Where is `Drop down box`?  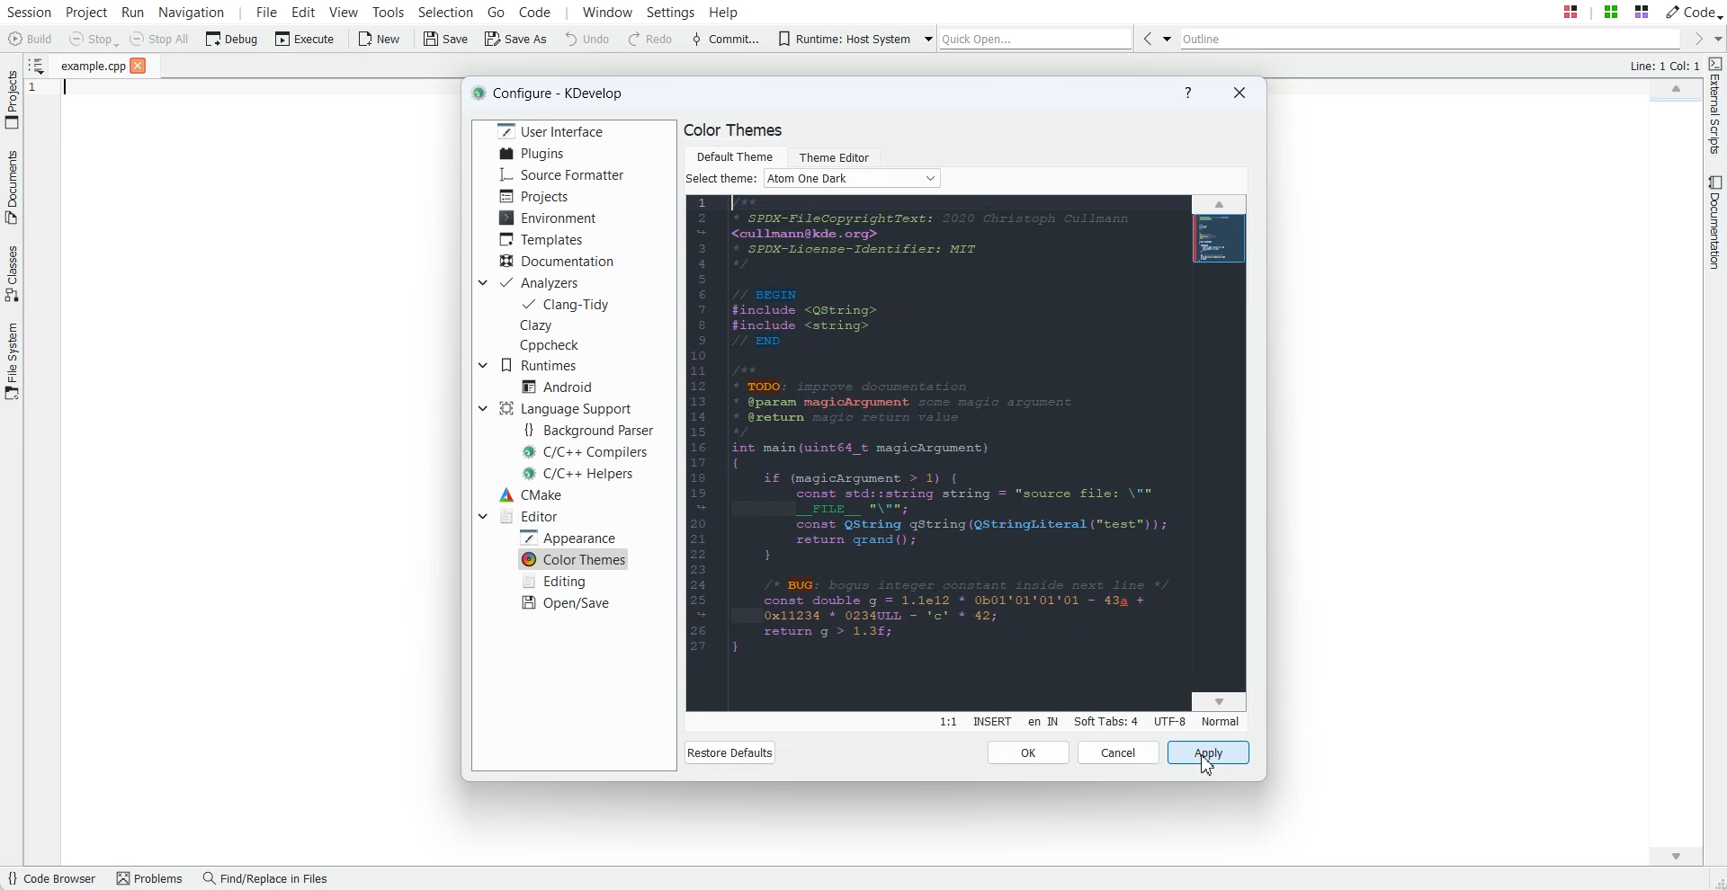
Drop down box is located at coordinates (1166, 38).